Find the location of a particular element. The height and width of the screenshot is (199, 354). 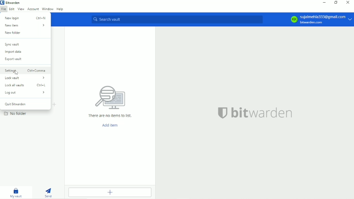

New folder is located at coordinates (17, 33).